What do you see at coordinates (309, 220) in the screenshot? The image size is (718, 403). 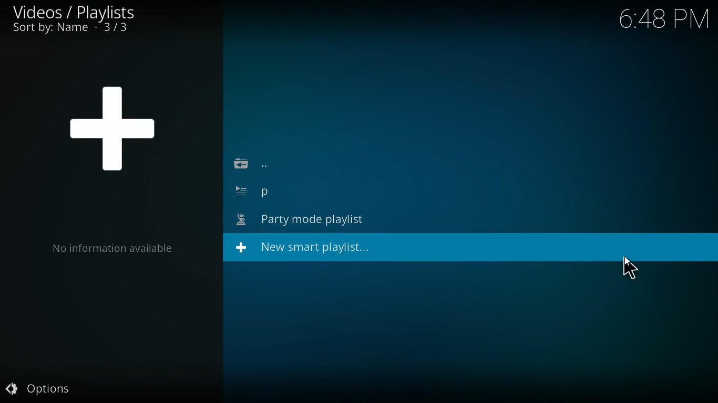 I see `party mode playlist` at bounding box center [309, 220].